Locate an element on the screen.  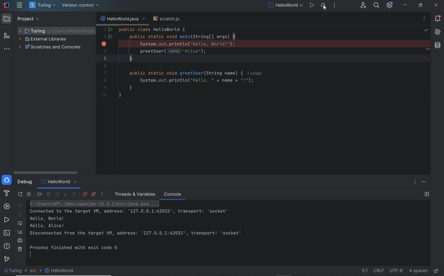
scratch file is located at coordinates (168, 20).